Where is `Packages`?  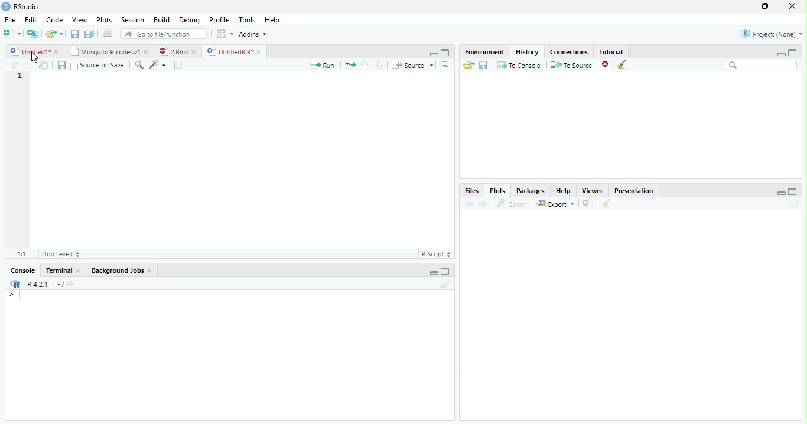
Packages is located at coordinates (532, 191).